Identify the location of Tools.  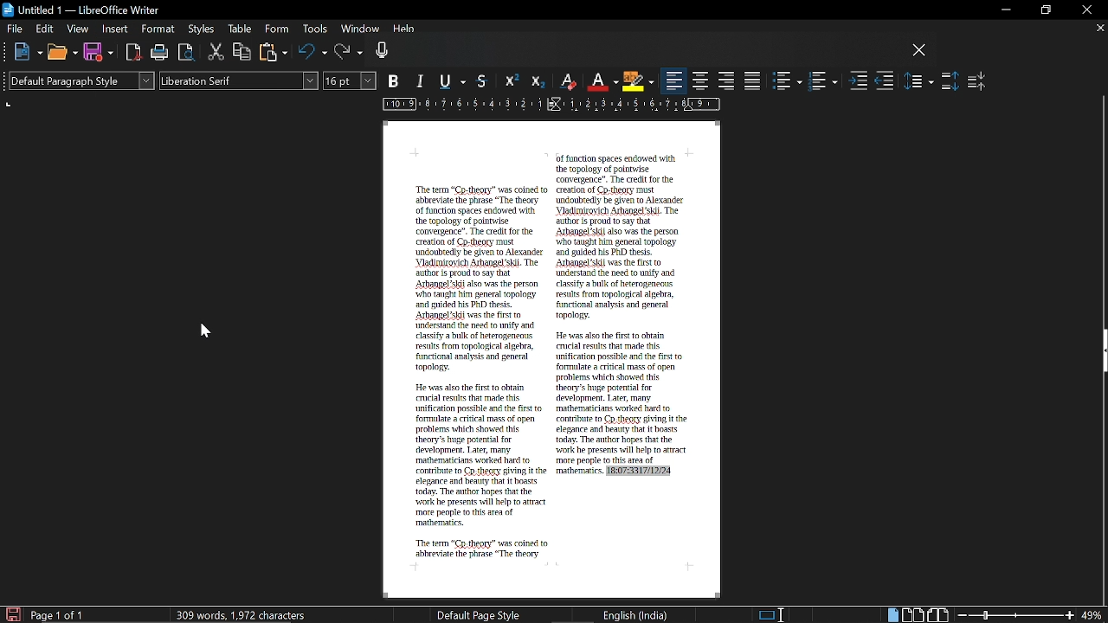
(313, 30).